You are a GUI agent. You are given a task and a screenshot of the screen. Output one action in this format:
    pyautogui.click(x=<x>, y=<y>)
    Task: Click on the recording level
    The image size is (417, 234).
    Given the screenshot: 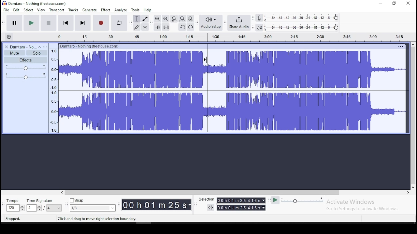 What is the action you would take?
    pyautogui.click(x=301, y=18)
    